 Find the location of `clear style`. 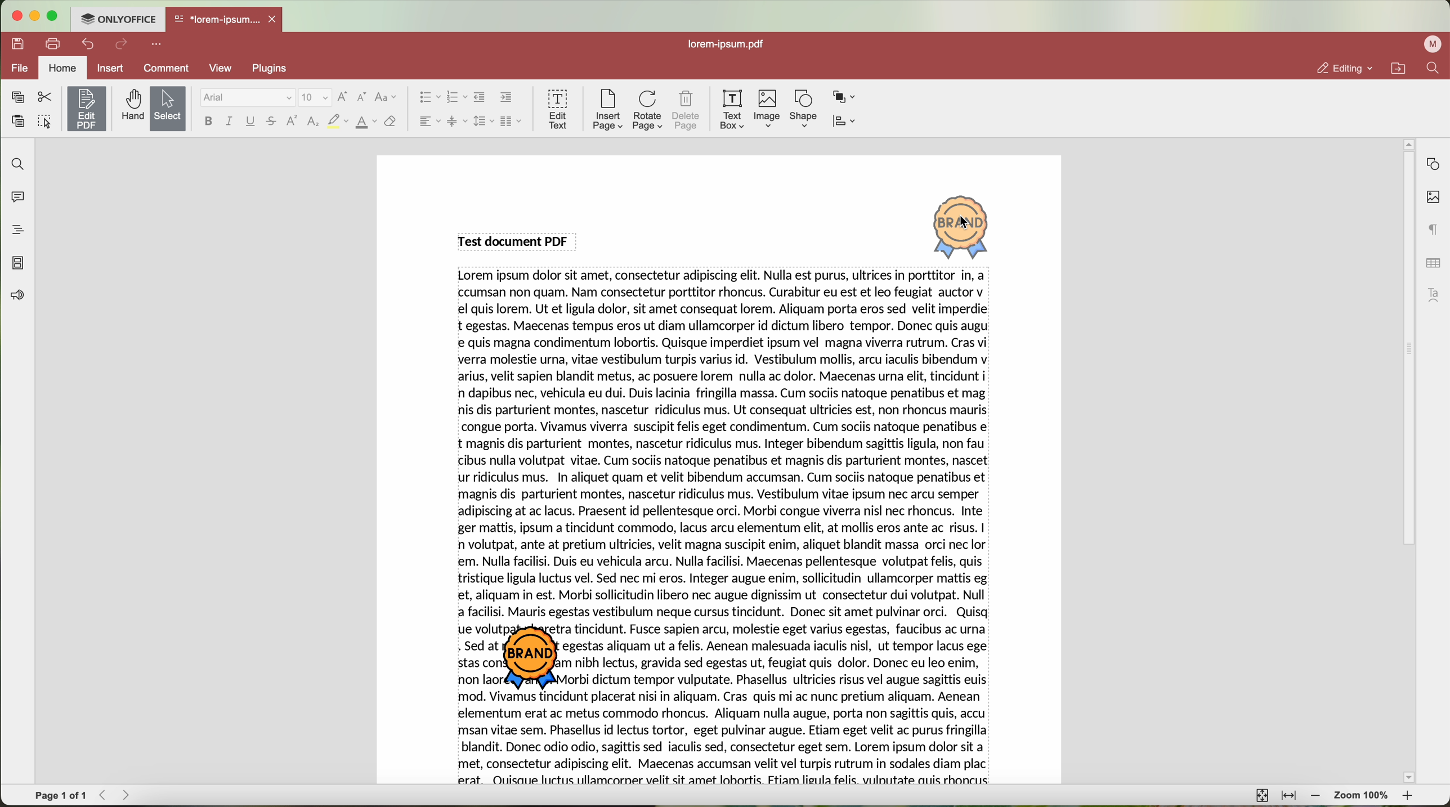

clear style is located at coordinates (391, 122).